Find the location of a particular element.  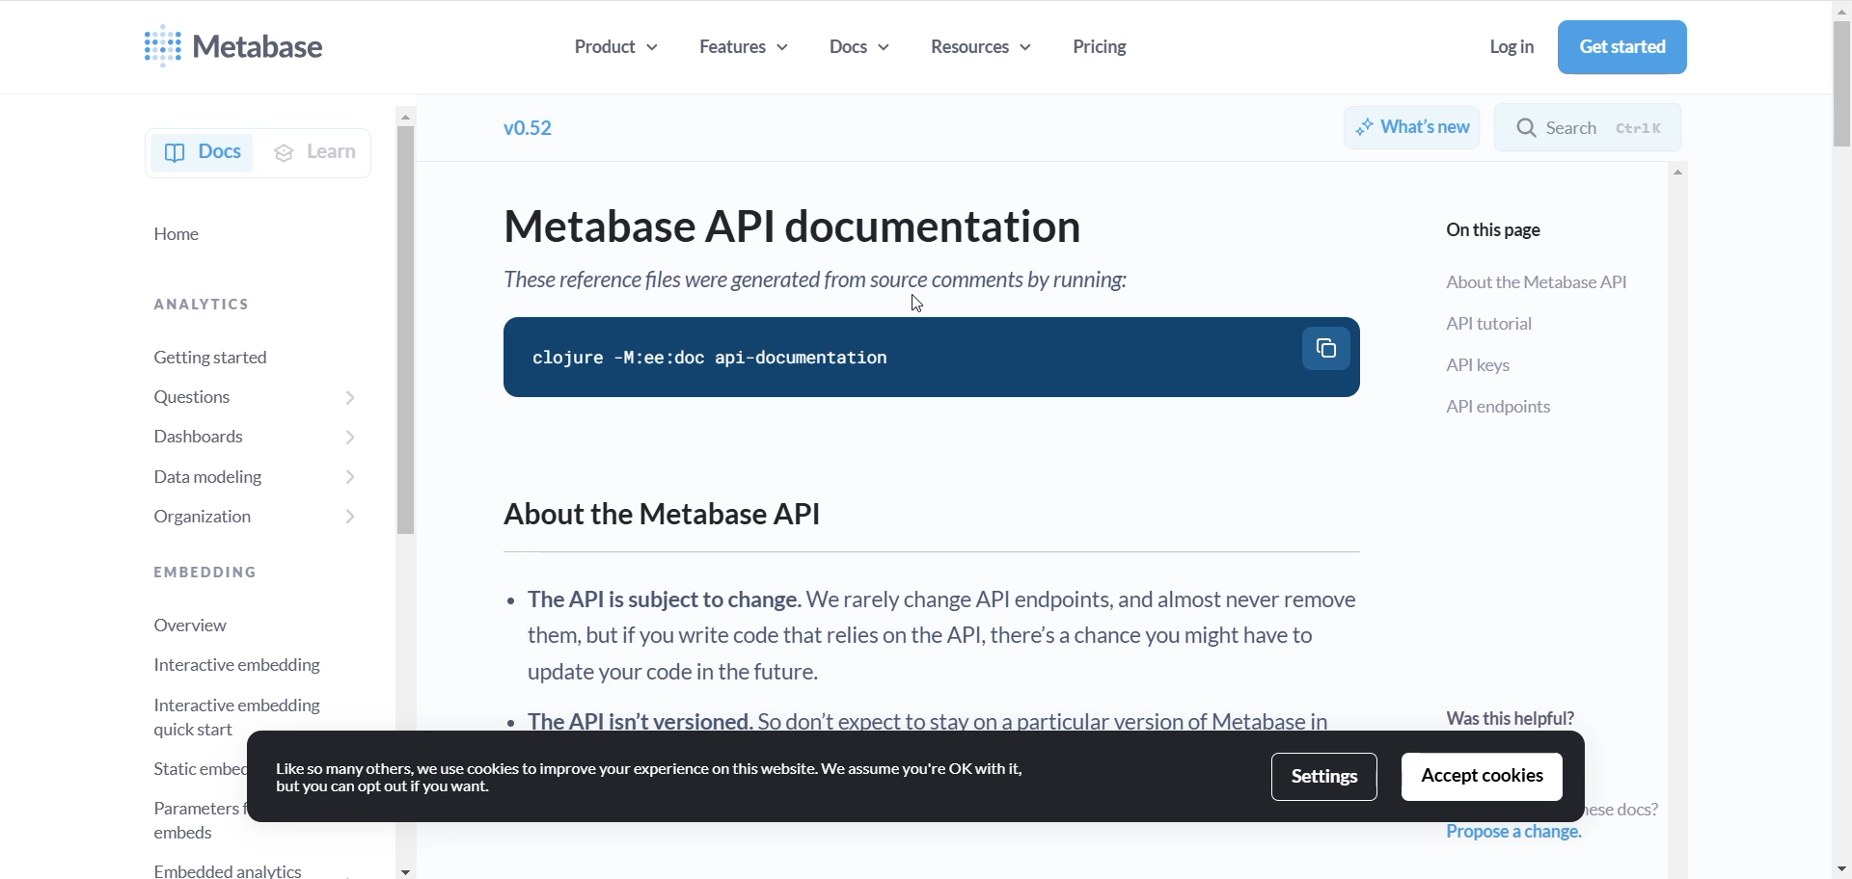

propose change function is located at coordinates (1523, 835).